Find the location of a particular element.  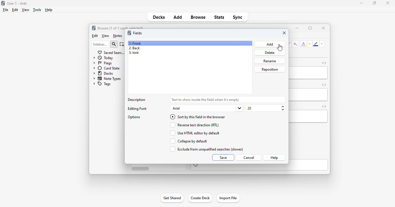

stats is located at coordinates (219, 17).